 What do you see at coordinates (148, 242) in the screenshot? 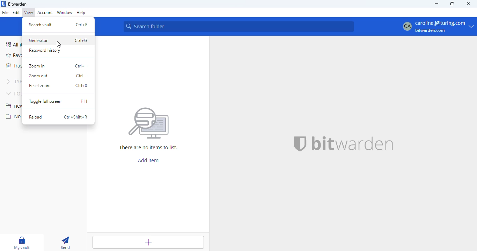
I see `add item` at bounding box center [148, 242].